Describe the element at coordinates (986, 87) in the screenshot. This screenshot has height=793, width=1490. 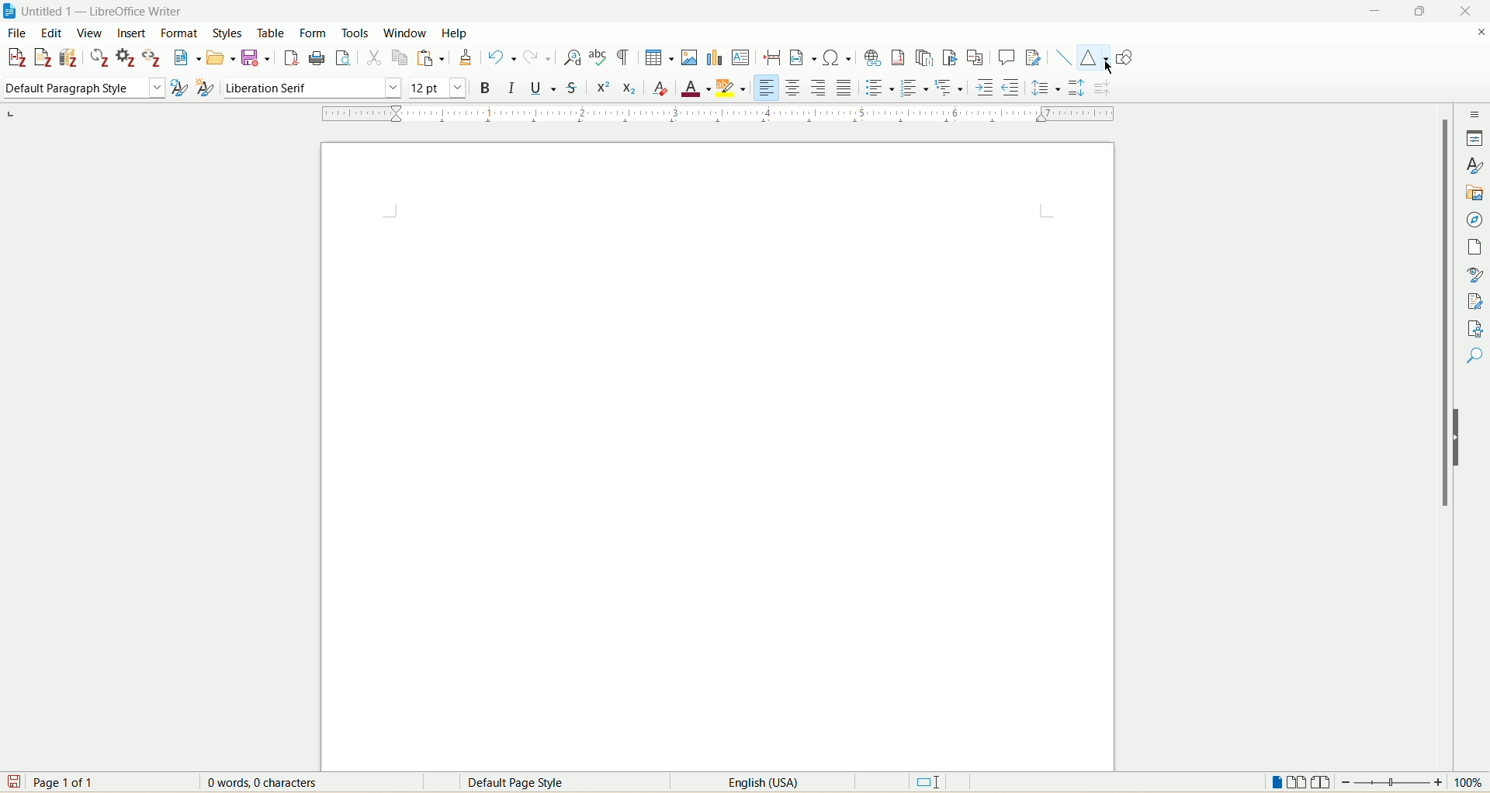
I see `increase indent` at that location.